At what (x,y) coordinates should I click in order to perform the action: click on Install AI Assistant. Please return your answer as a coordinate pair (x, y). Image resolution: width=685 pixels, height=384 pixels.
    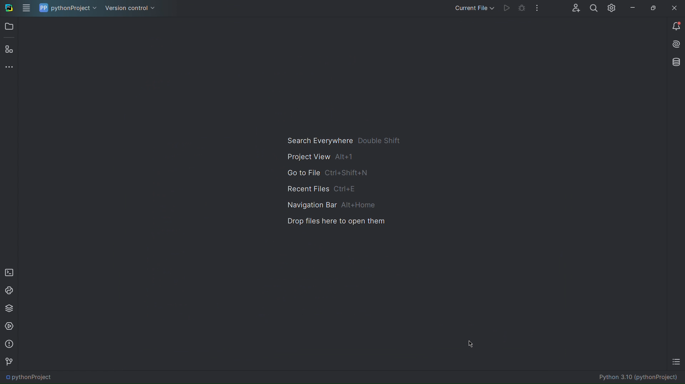
    Looking at the image, I should click on (675, 45).